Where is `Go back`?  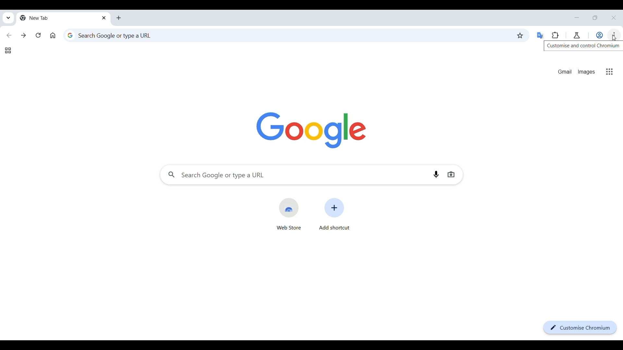
Go back is located at coordinates (9, 35).